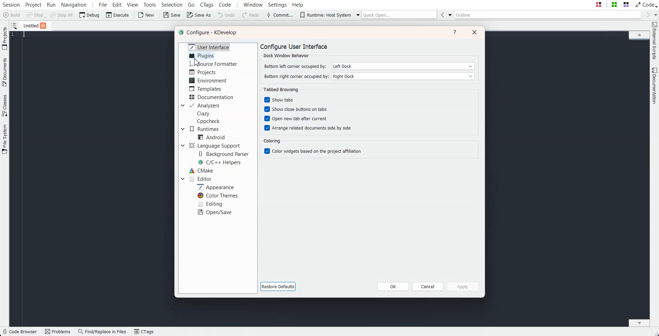  What do you see at coordinates (208, 80) in the screenshot?
I see `Environment` at bounding box center [208, 80].